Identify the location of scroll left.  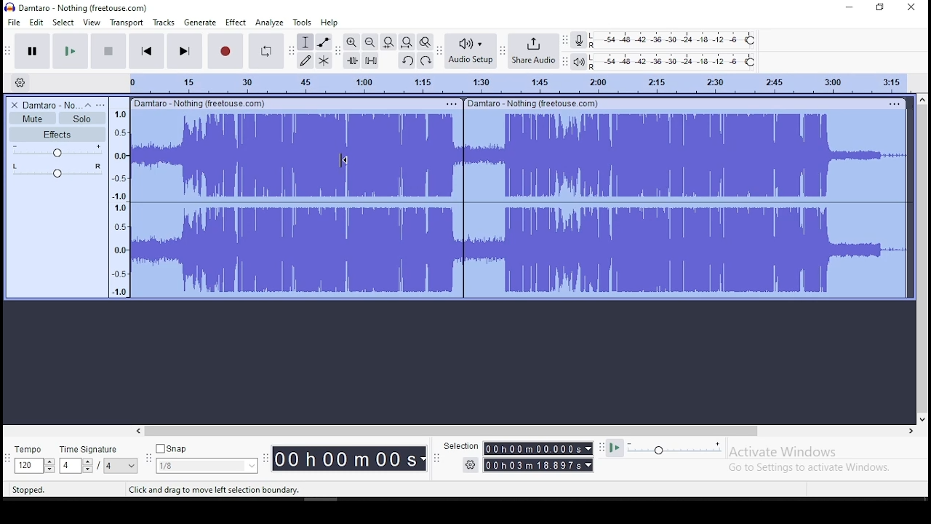
(137, 431).